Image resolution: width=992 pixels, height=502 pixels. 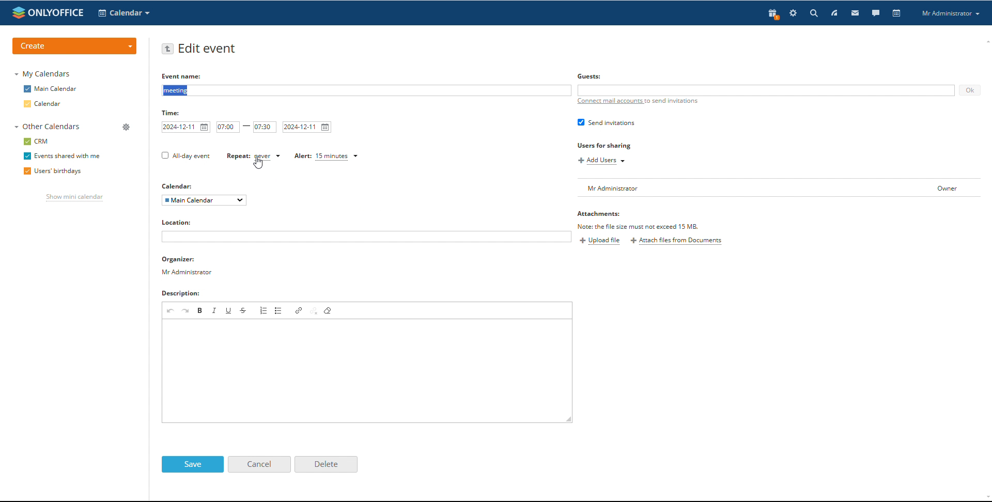 I want to click on guests, so click(x=591, y=76).